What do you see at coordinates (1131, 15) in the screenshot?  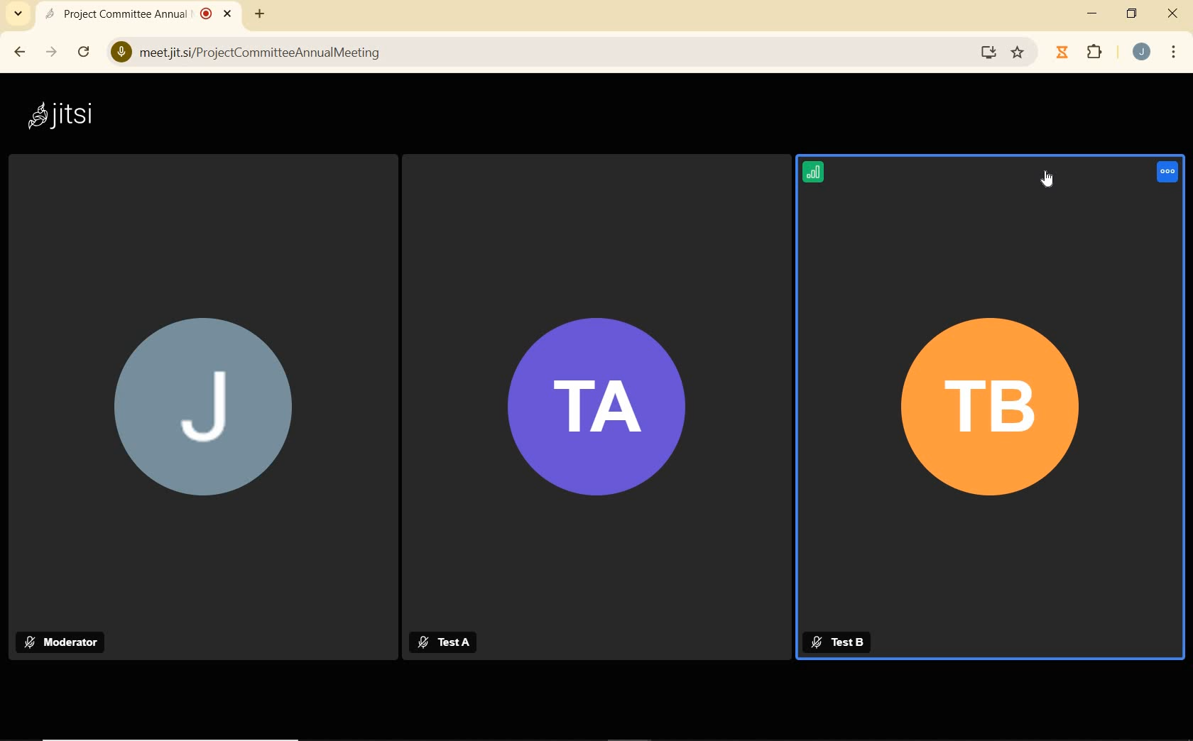 I see `RESTORE` at bounding box center [1131, 15].